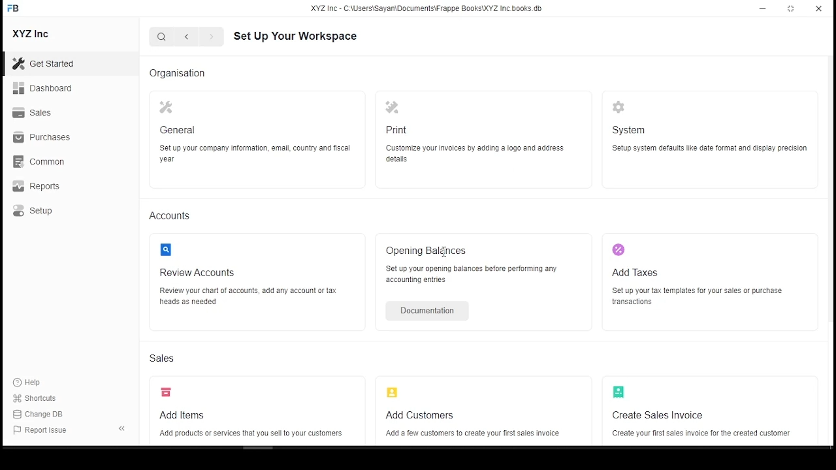 The image size is (836, 470). Describe the element at coordinates (630, 129) in the screenshot. I see `system` at that location.